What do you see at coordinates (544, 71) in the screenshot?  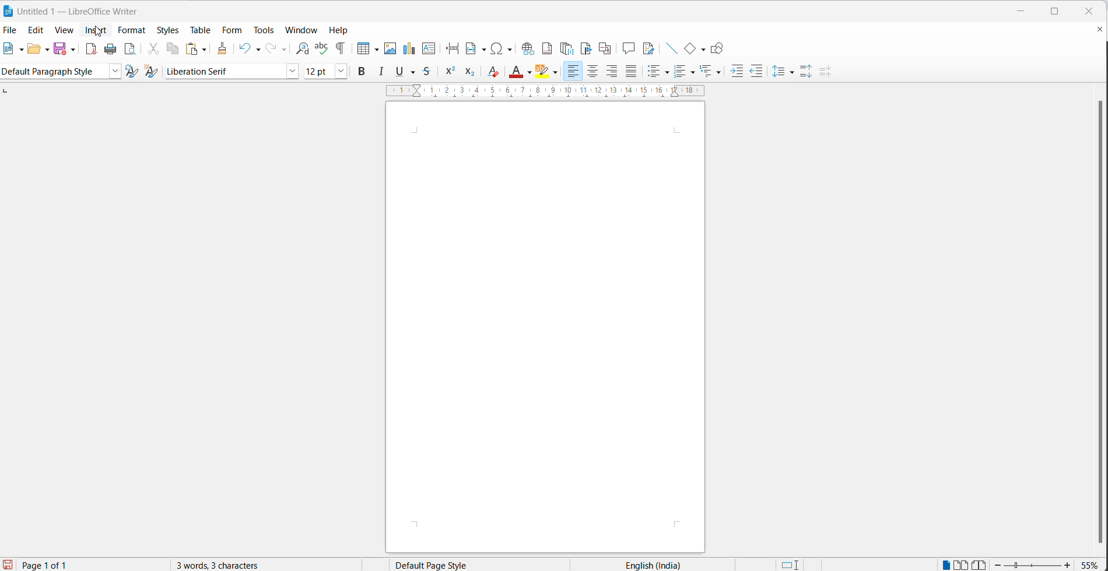 I see `character highlighting icon` at bounding box center [544, 71].